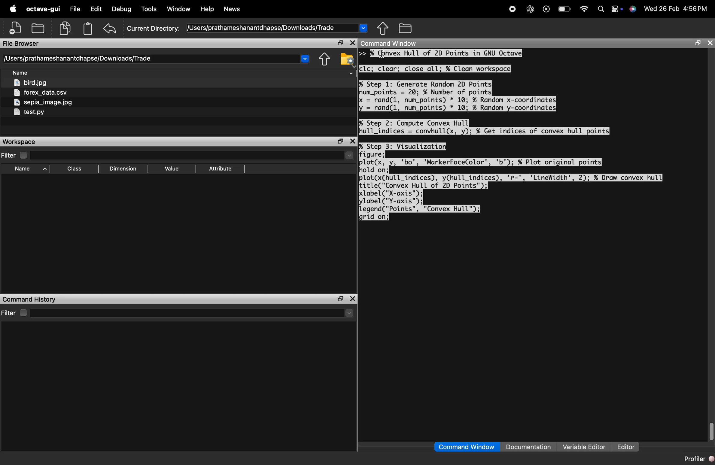 The height and width of the screenshot is (465, 715). What do you see at coordinates (698, 459) in the screenshot?
I see `Profiler` at bounding box center [698, 459].